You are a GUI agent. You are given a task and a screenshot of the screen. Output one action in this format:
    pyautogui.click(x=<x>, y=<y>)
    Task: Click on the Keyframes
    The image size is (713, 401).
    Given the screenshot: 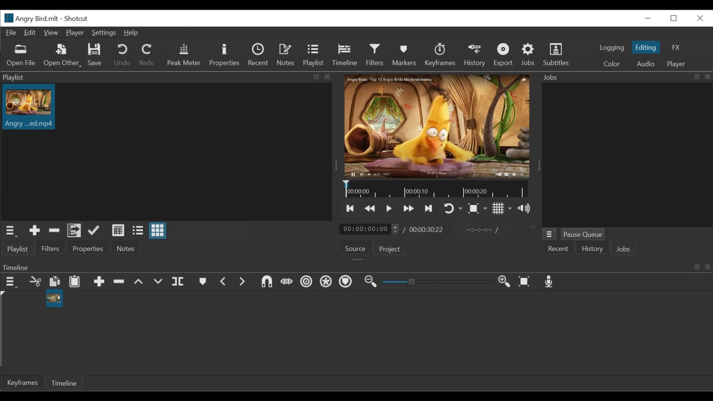 What is the action you would take?
    pyautogui.click(x=440, y=55)
    